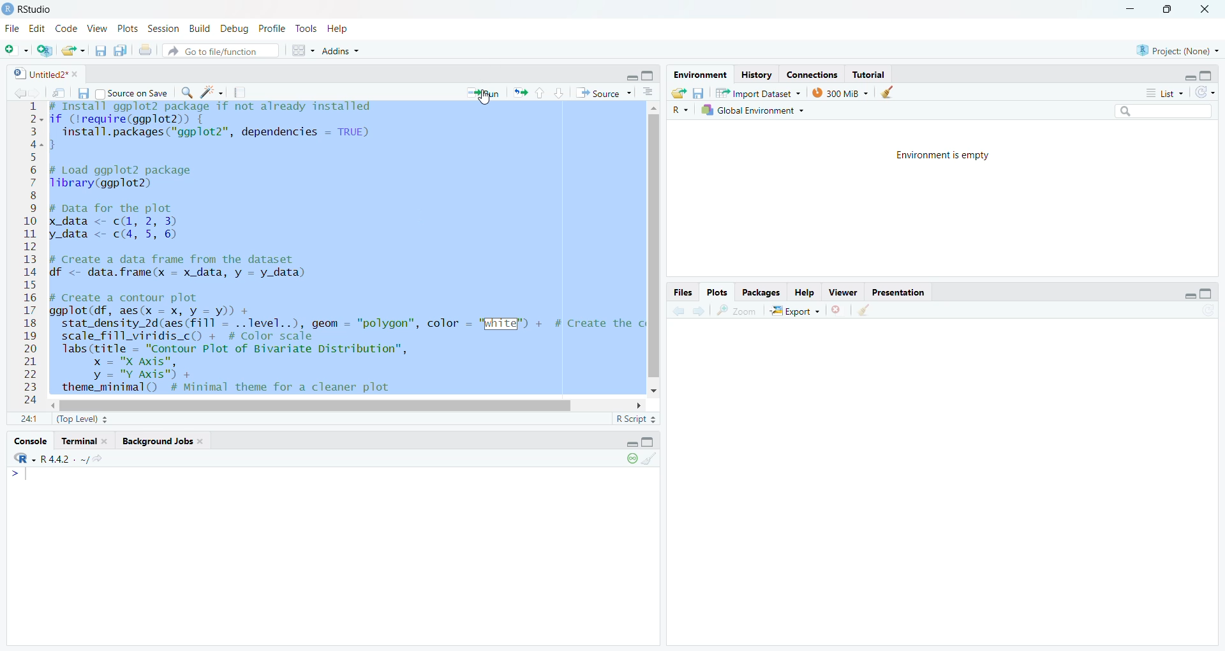 This screenshot has height=651, width=1225. Describe the element at coordinates (28, 10) in the screenshot. I see ` Rstudio` at that location.